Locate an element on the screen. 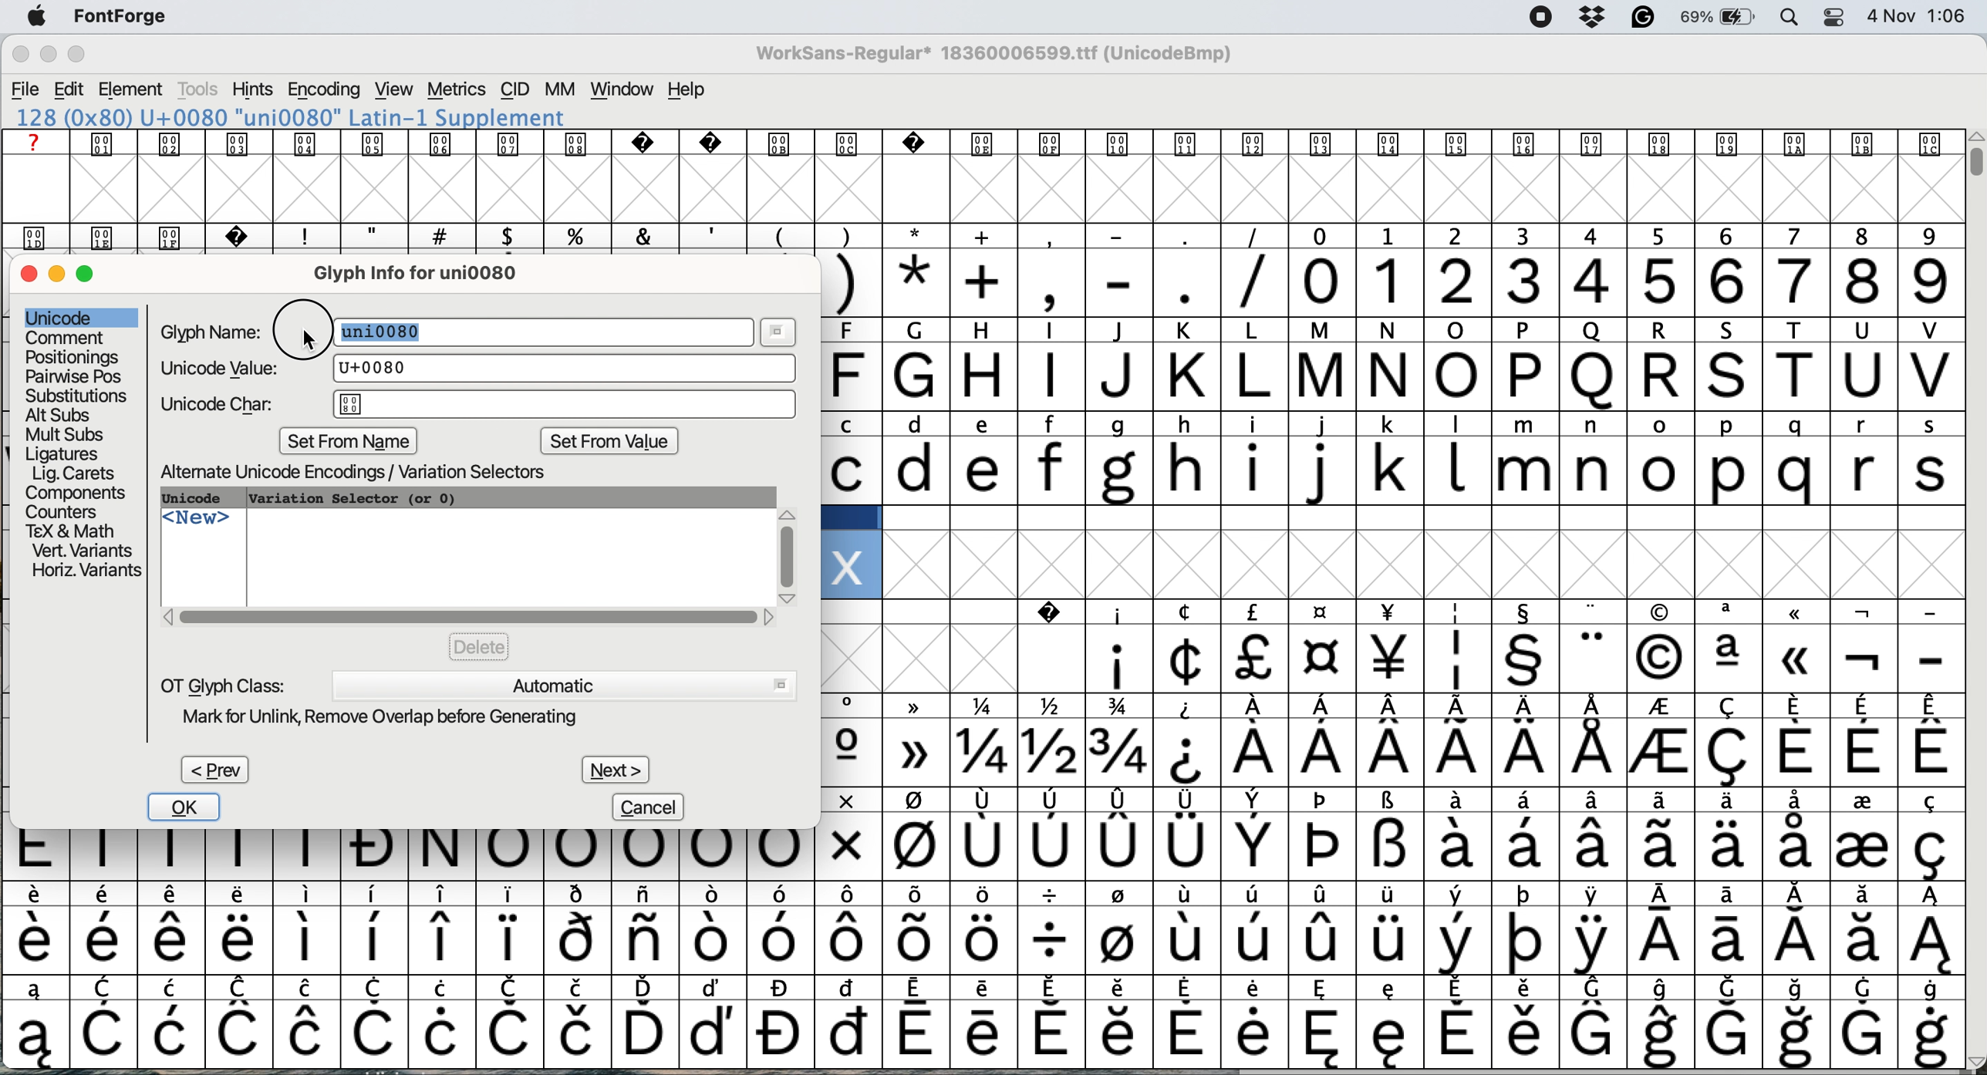  tools is located at coordinates (199, 89).